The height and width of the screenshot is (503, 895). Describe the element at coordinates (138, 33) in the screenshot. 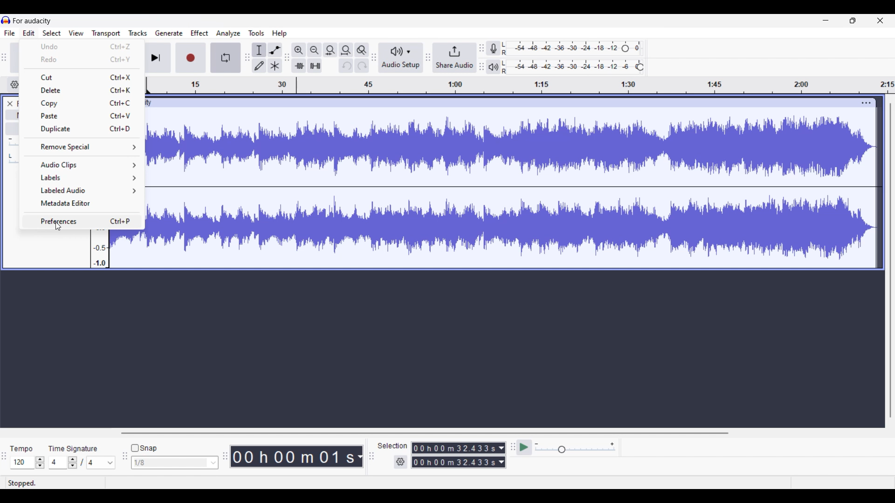

I see `Tracks menu` at that location.